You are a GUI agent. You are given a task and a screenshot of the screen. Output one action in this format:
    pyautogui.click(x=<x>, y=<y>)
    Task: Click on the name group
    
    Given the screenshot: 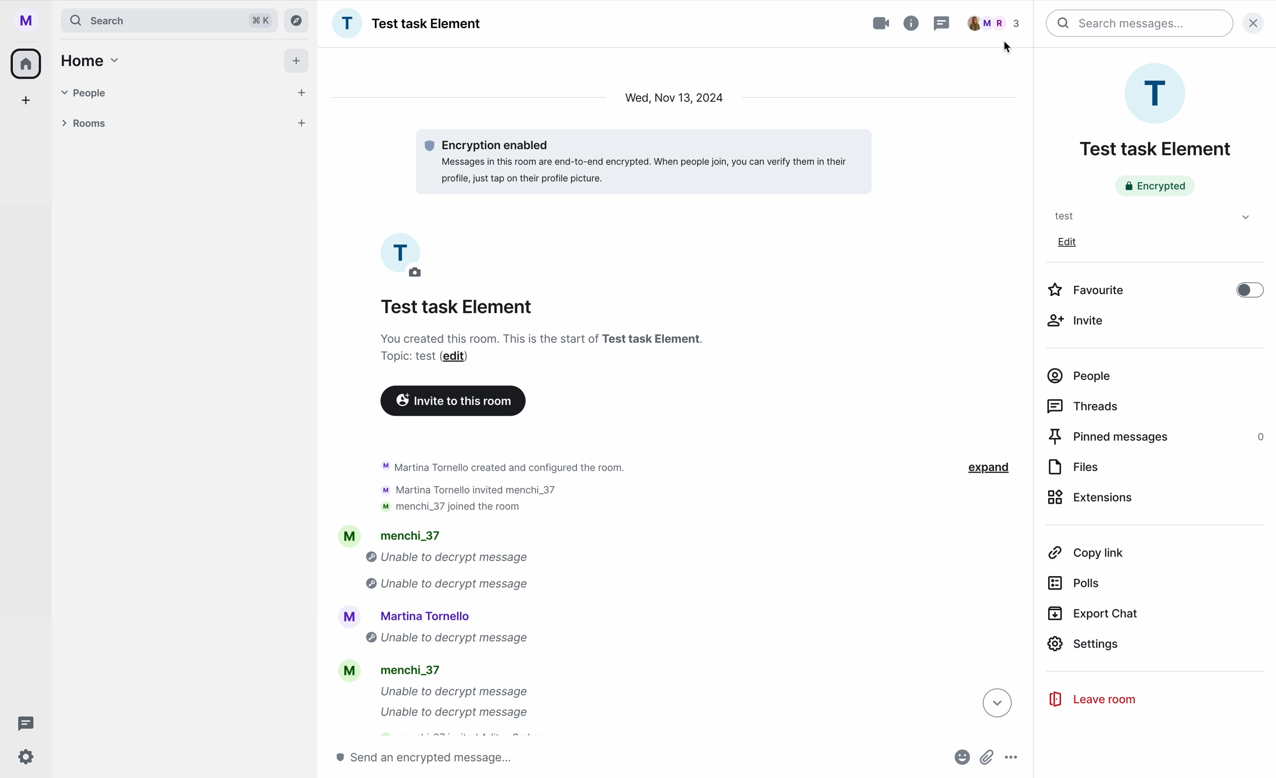 What is the action you would take?
    pyautogui.click(x=457, y=308)
    